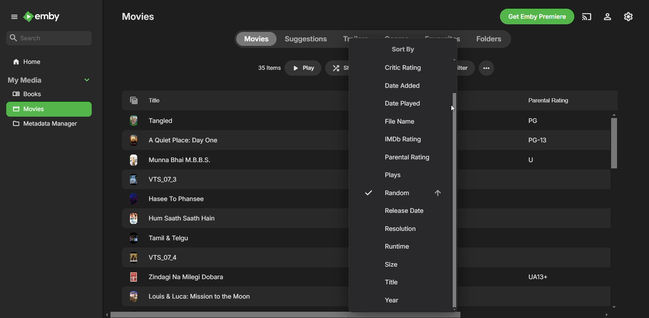 The image size is (649, 318). Describe the element at coordinates (303, 68) in the screenshot. I see `Play` at that location.